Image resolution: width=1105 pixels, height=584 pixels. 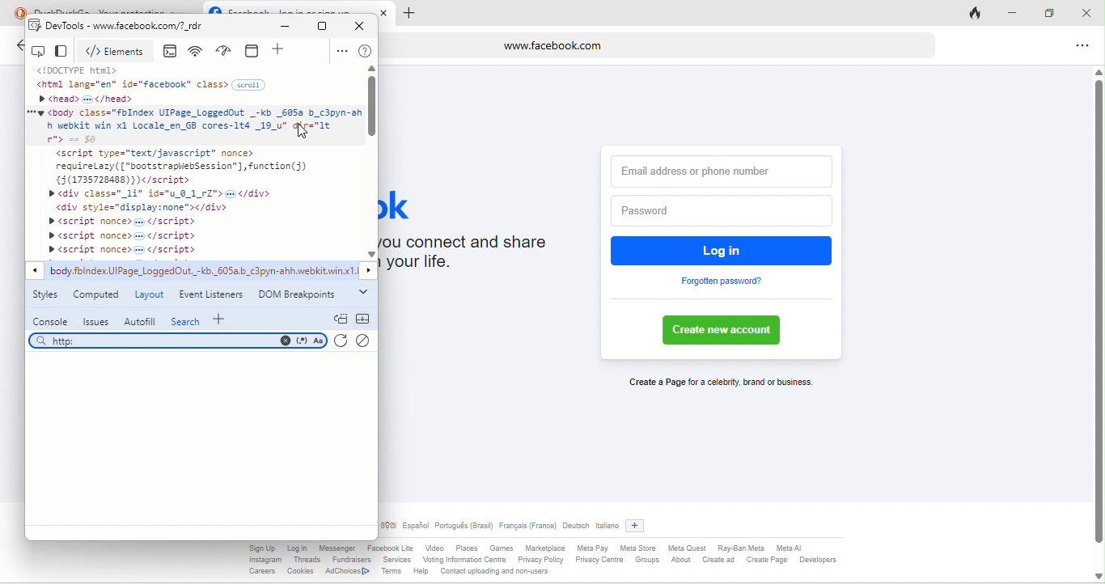 I want to click on performance, so click(x=227, y=51).